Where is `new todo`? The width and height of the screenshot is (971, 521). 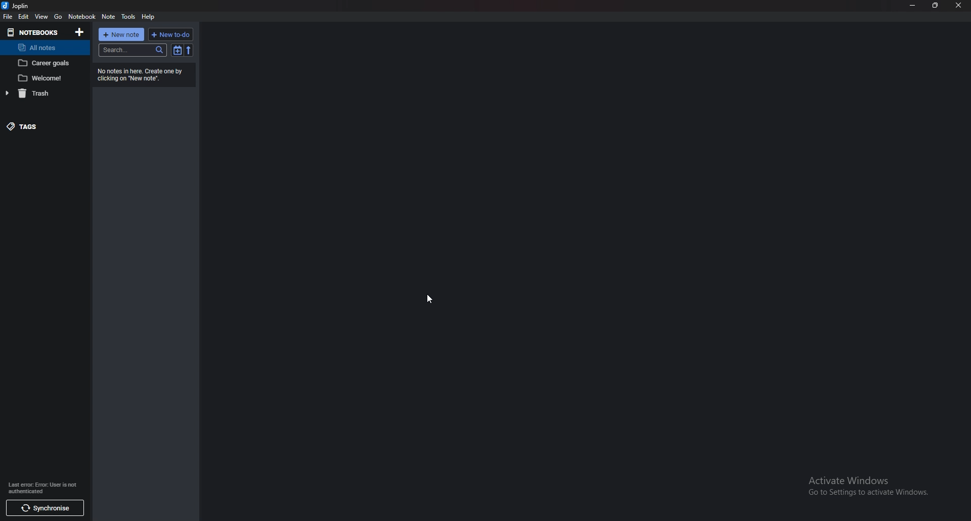 new todo is located at coordinates (171, 34).